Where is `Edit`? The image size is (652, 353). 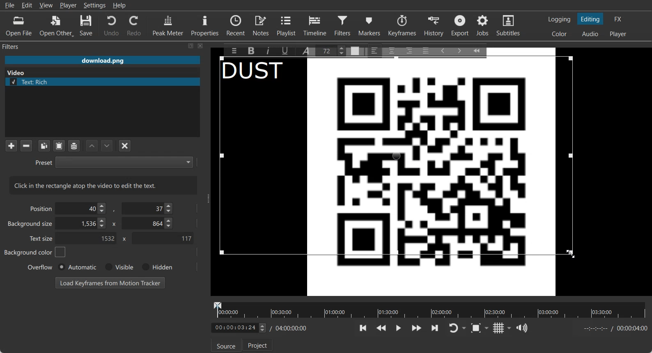 Edit is located at coordinates (27, 5).